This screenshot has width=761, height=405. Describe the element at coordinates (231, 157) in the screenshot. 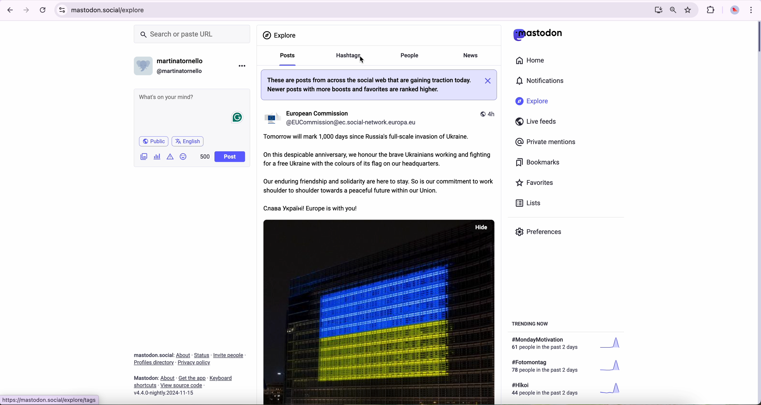

I see `post` at that location.